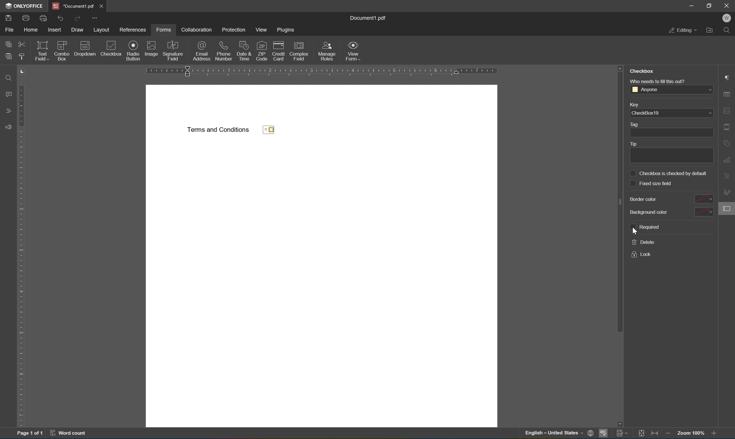 This screenshot has width=735, height=439. What do you see at coordinates (244, 51) in the screenshot?
I see `date and time` at bounding box center [244, 51].